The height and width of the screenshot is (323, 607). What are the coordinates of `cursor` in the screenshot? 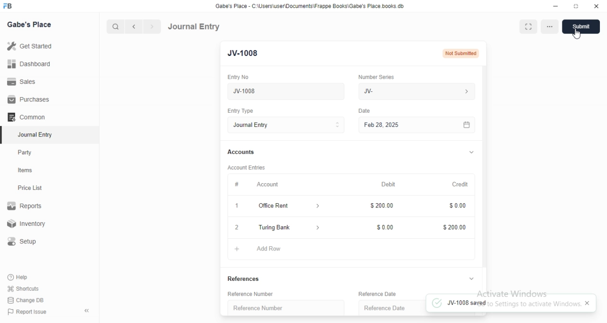 It's located at (579, 35).